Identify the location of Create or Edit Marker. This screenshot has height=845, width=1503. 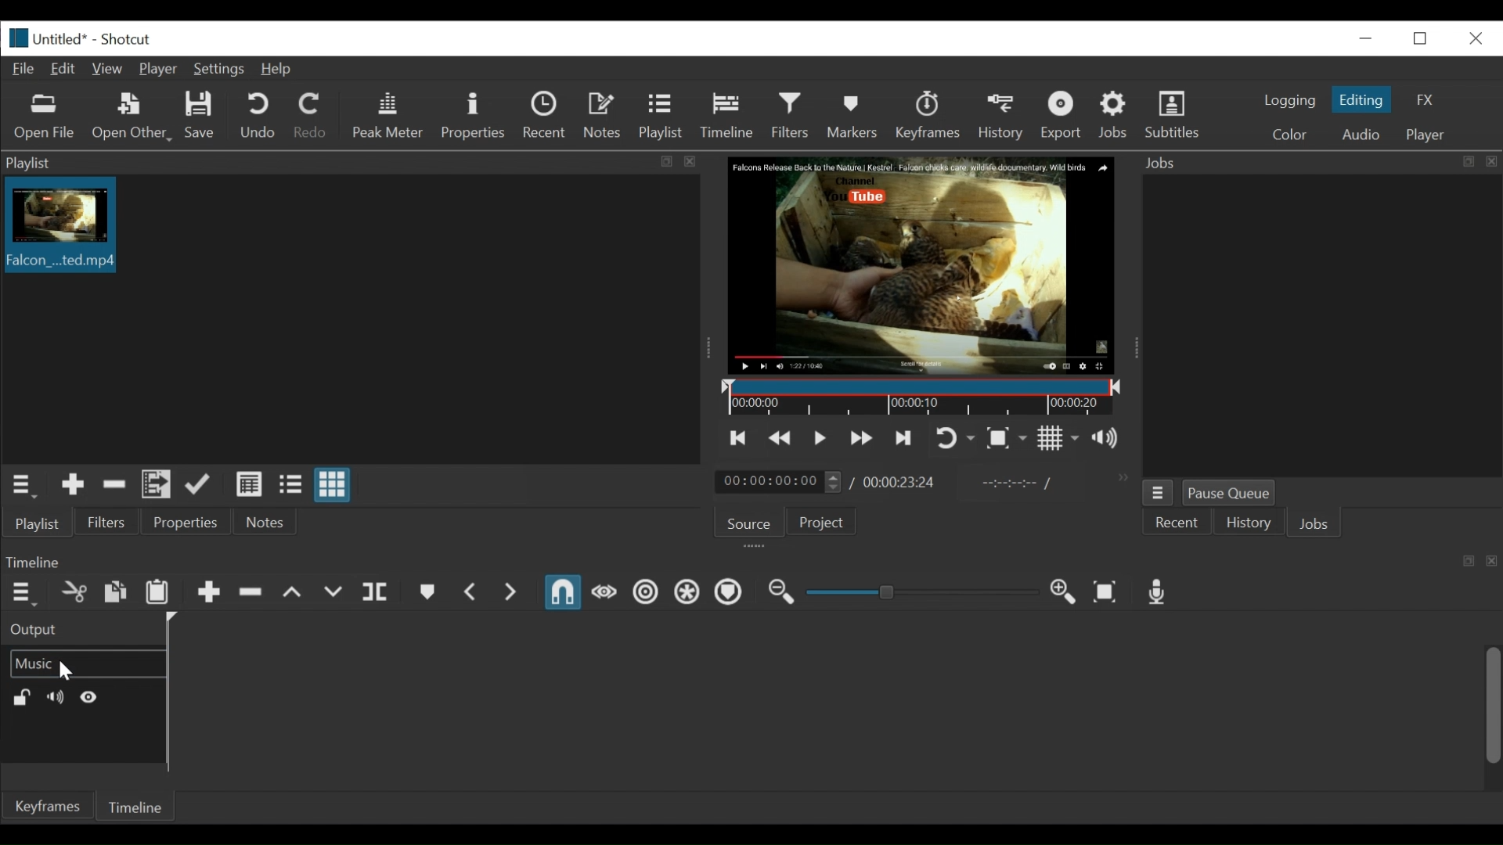
(426, 592).